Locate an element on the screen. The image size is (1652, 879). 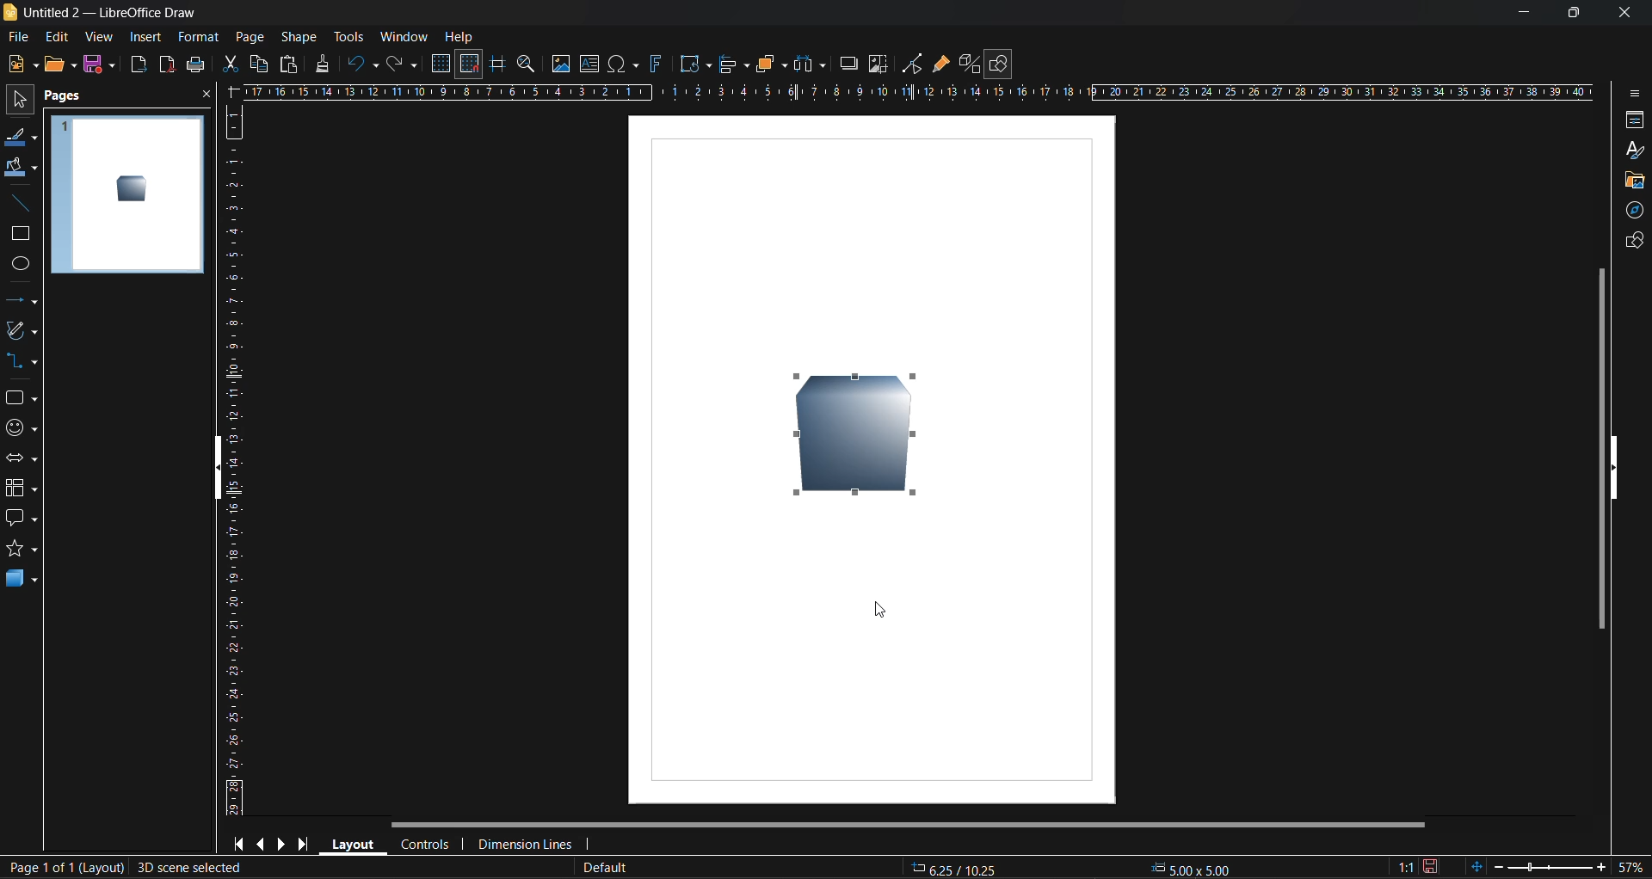
fit to window is located at coordinates (1480, 866).